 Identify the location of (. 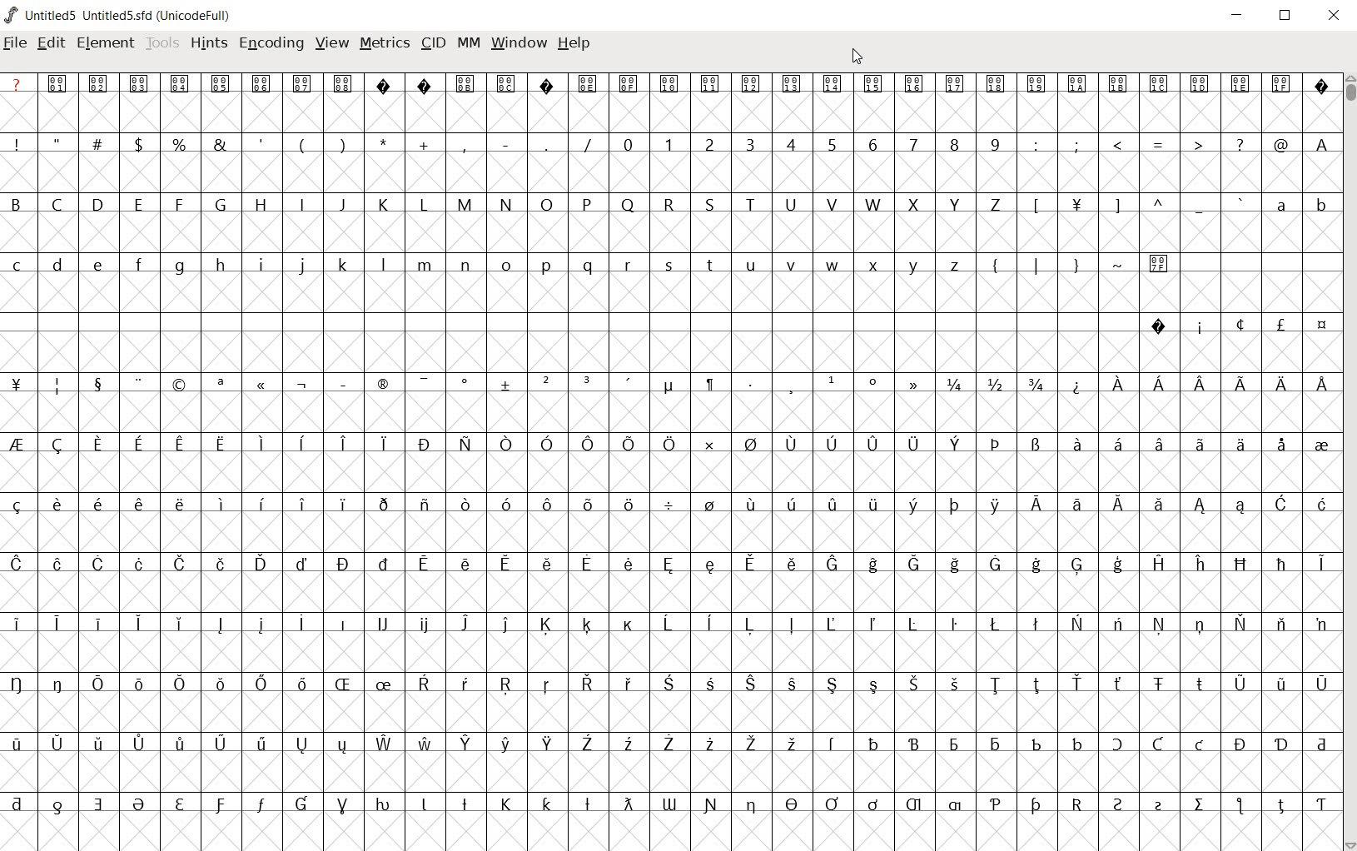
(303, 145).